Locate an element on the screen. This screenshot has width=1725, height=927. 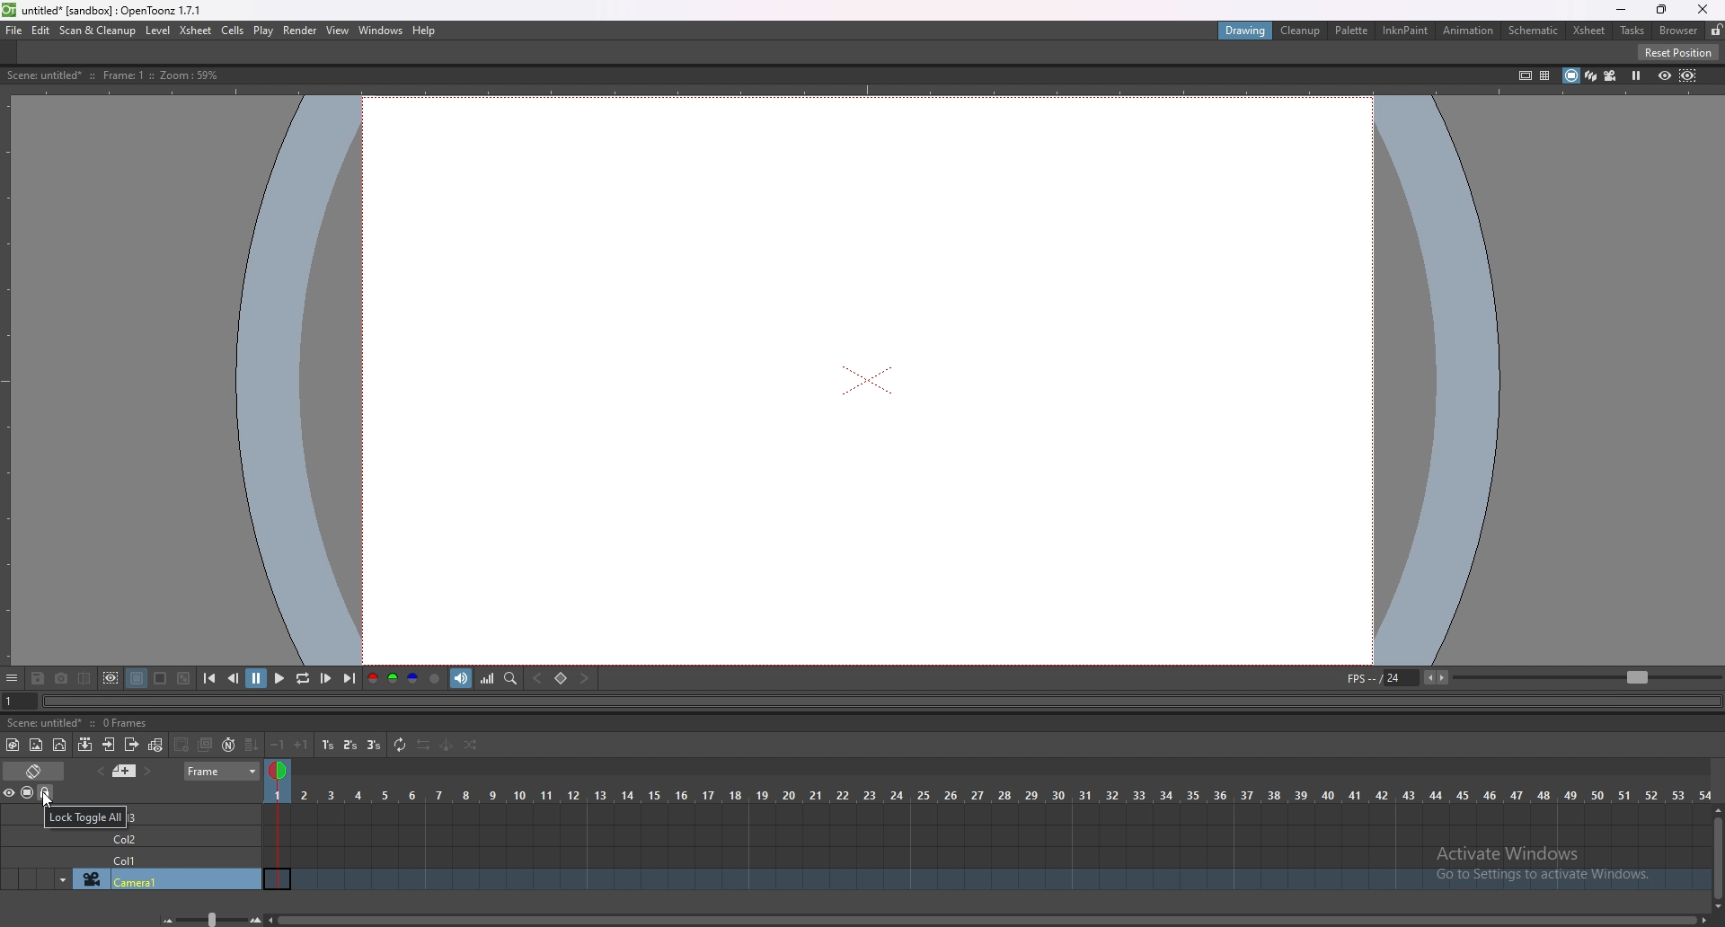
palette is located at coordinates (1352, 30).